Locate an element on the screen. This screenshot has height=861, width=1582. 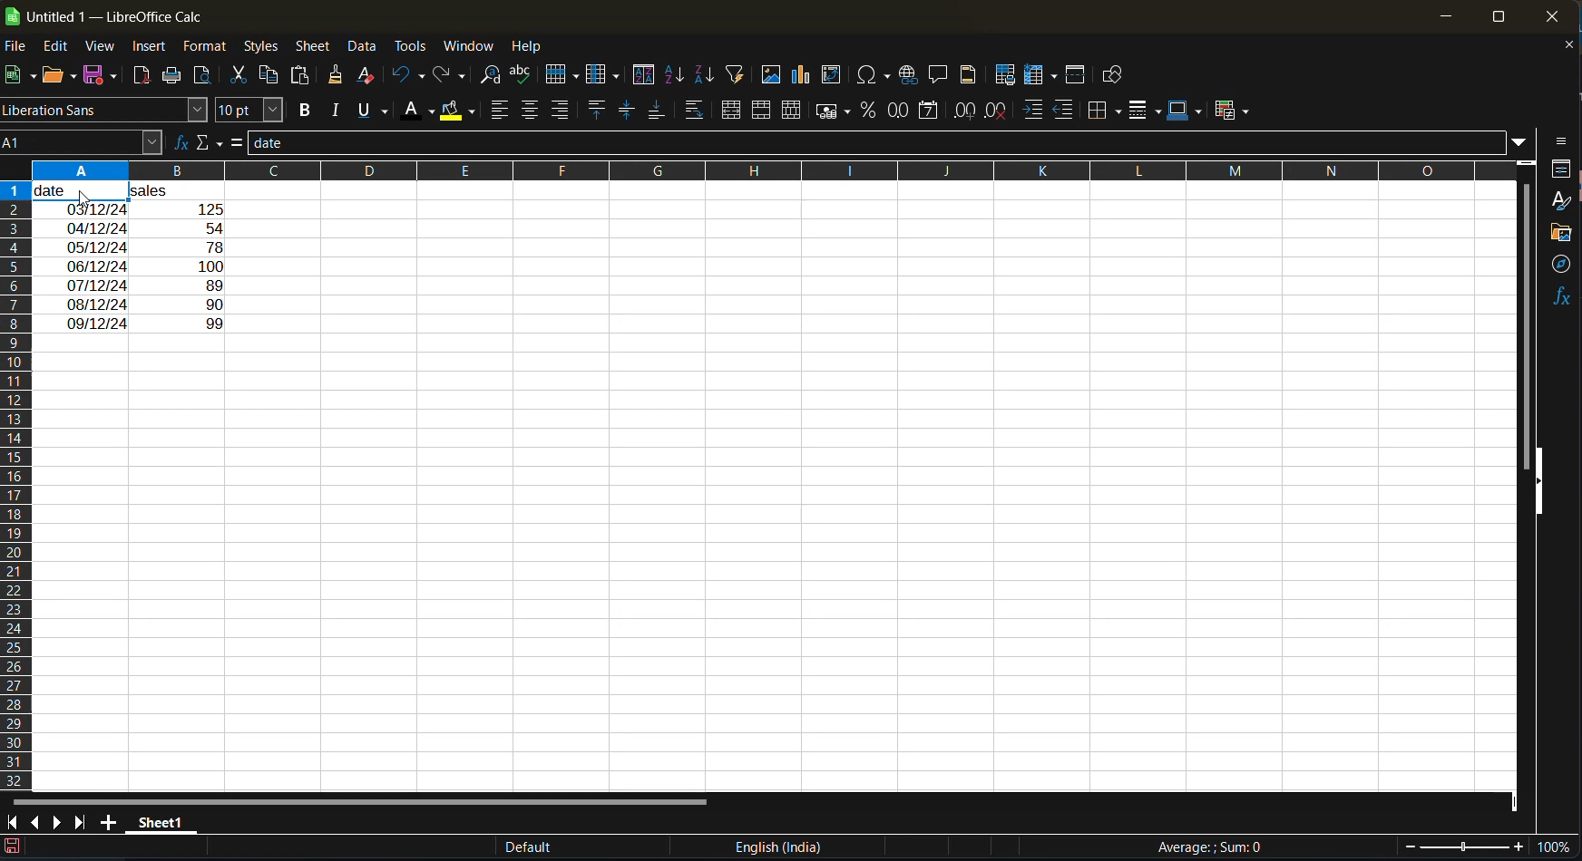
italic is located at coordinates (339, 111).